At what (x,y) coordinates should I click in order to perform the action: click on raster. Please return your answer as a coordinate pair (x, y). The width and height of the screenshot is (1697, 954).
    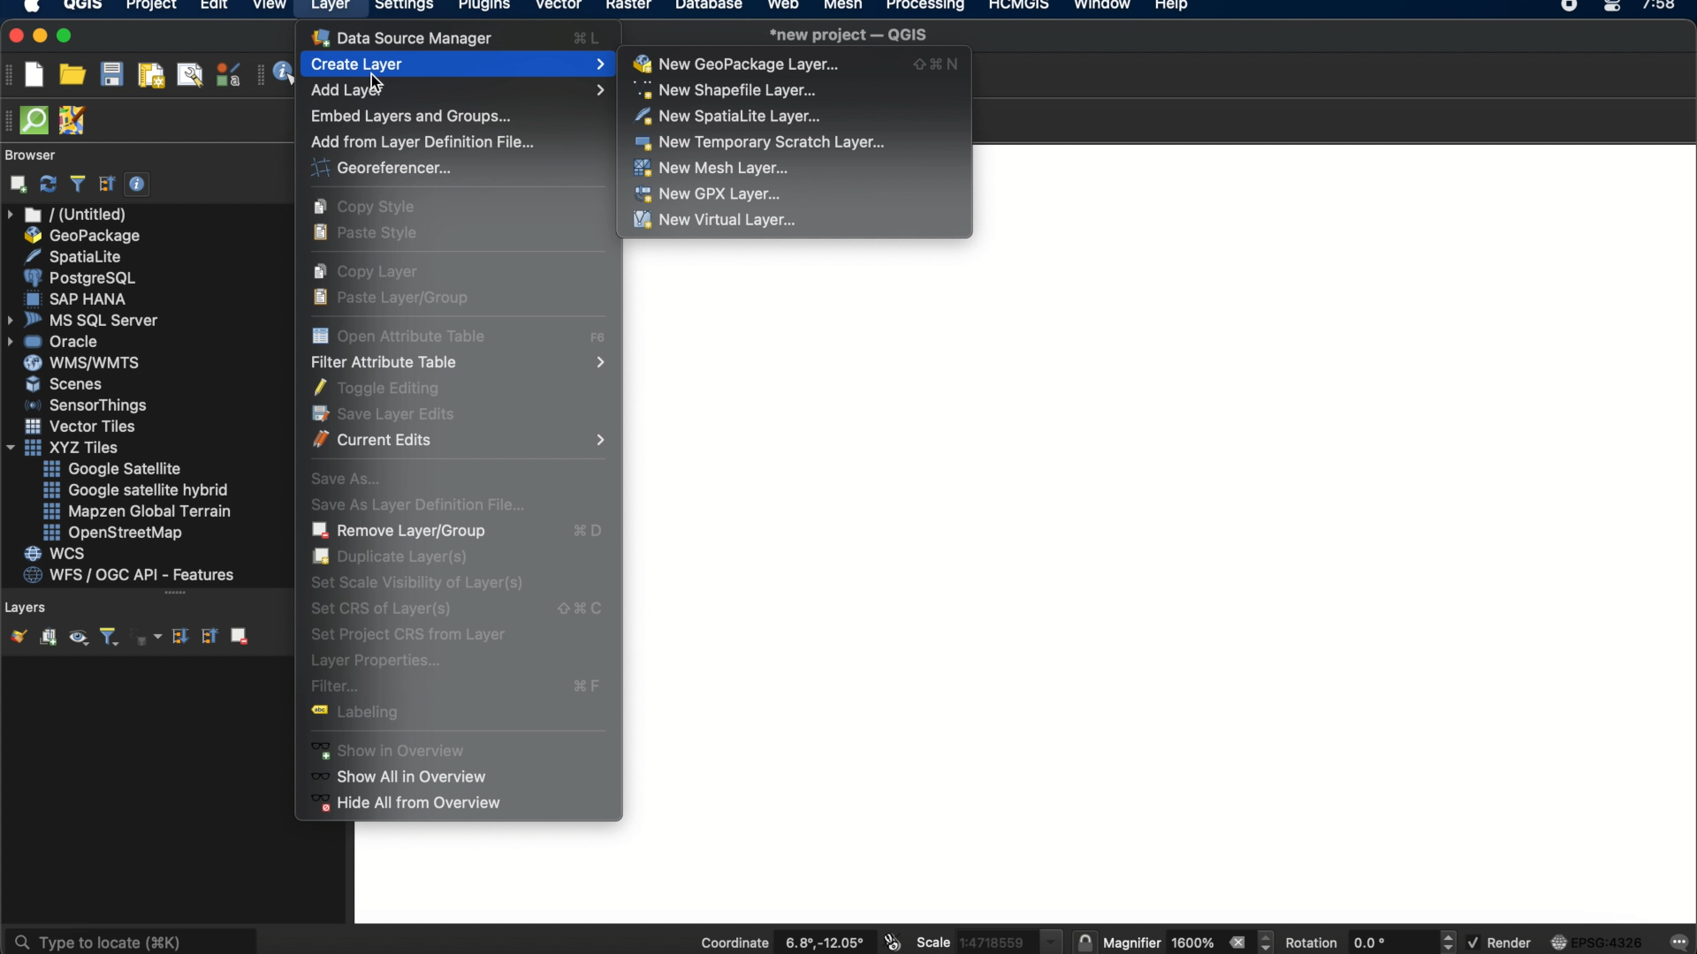
    Looking at the image, I should click on (627, 7).